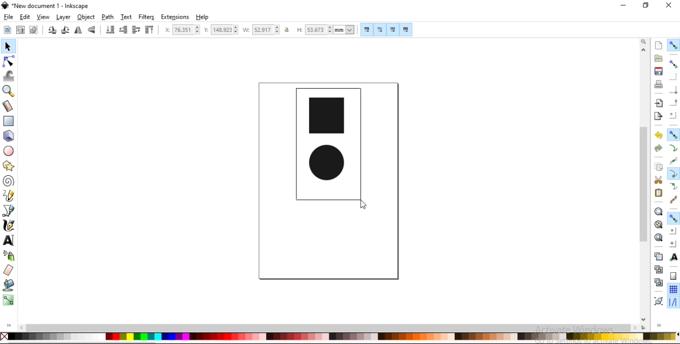 The width and height of the screenshot is (680, 344). What do you see at coordinates (147, 16) in the screenshot?
I see `filters` at bounding box center [147, 16].